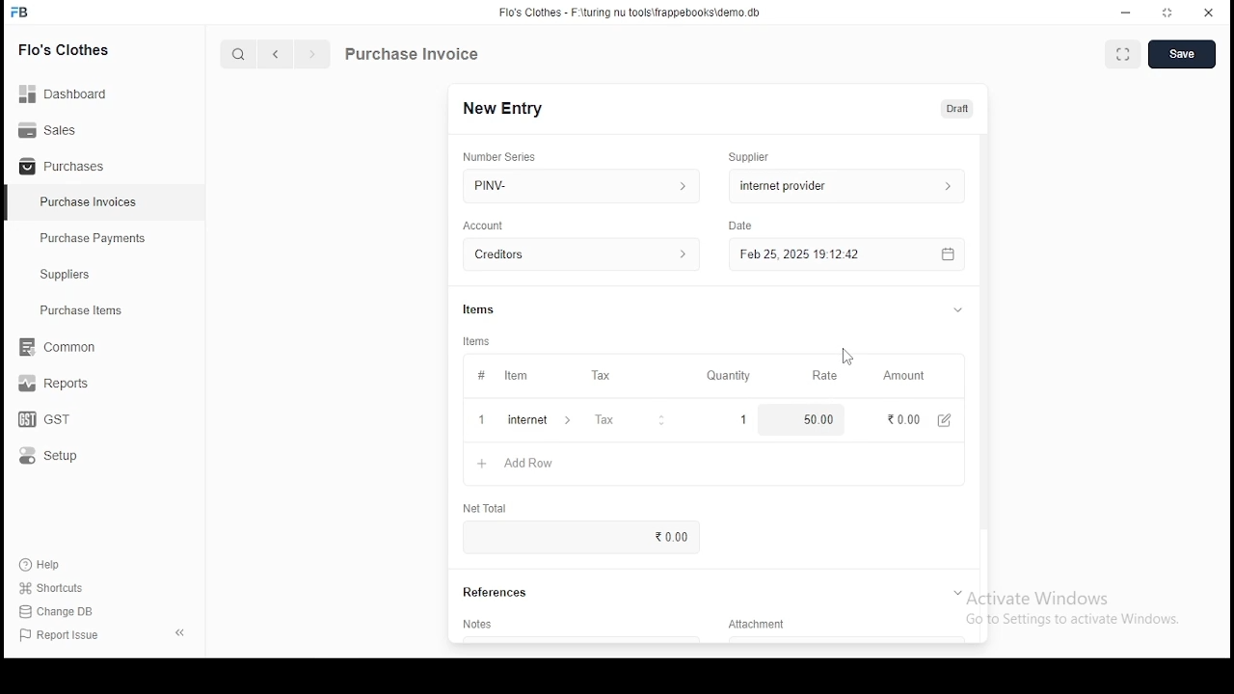 This screenshot has height=694, width=1234. What do you see at coordinates (890, 419) in the screenshot?
I see `0.00` at bounding box center [890, 419].